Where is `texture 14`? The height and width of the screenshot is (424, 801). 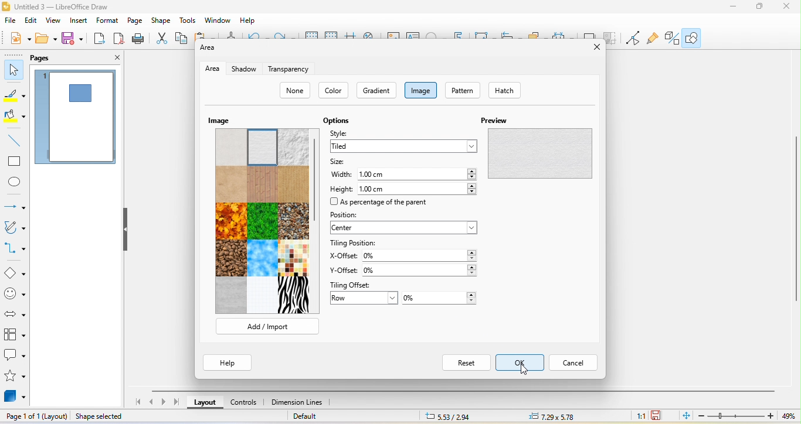 texture 14 is located at coordinates (263, 295).